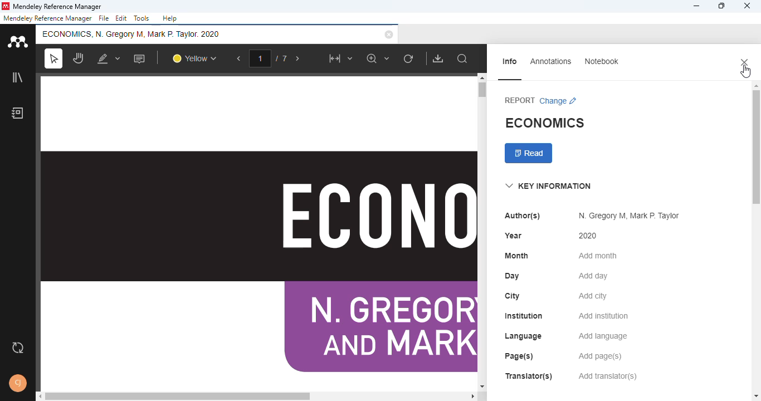 The width and height of the screenshot is (761, 401). Describe the element at coordinates (514, 296) in the screenshot. I see `city` at that location.